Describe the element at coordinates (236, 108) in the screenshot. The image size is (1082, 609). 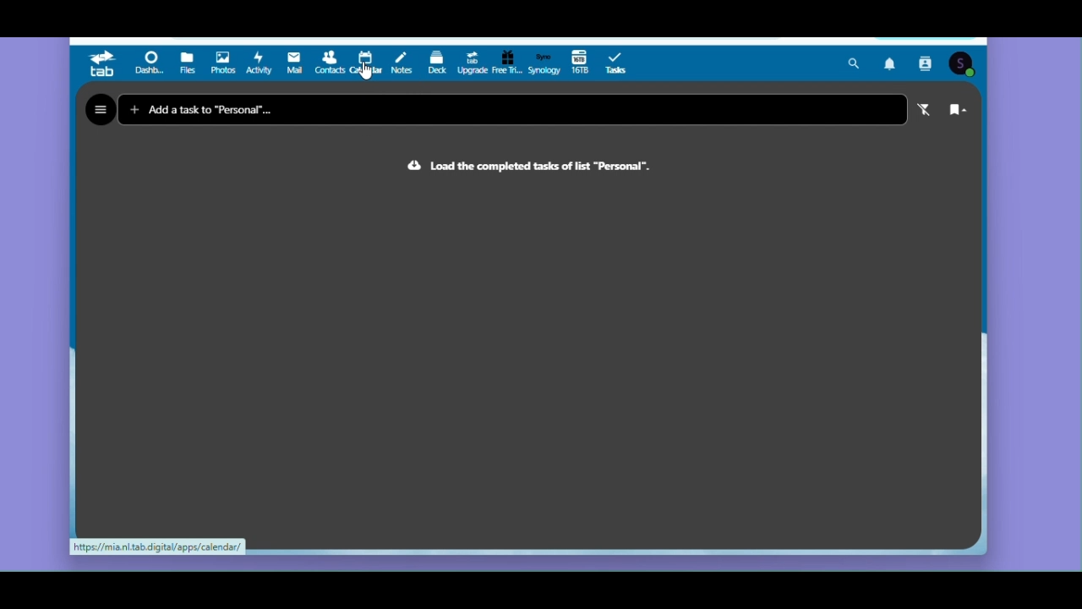
I see `Add a task to "Personal"...` at that location.